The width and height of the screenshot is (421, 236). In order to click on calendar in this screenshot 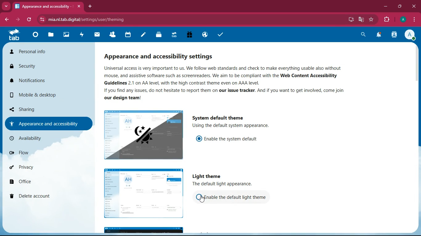, I will do `click(128, 35)`.